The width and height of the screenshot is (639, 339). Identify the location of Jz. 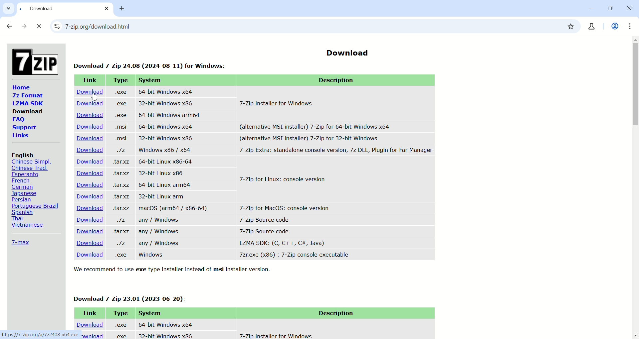
(120, 221).